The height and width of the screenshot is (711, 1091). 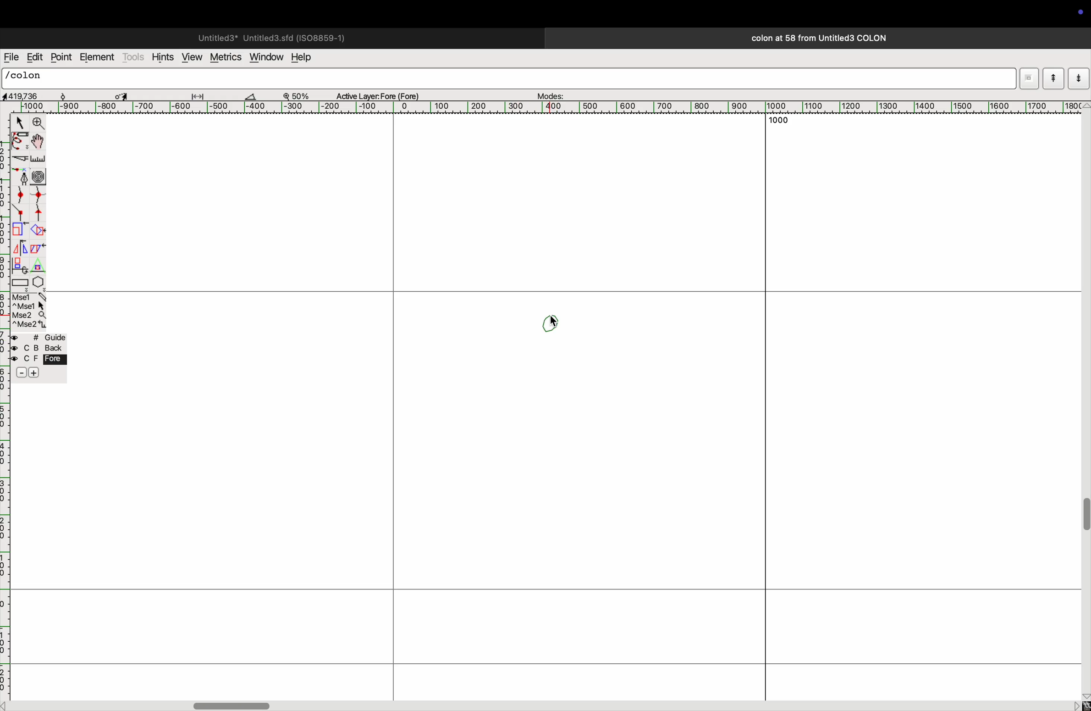 I want to click on window, so click(x=265, y=58).